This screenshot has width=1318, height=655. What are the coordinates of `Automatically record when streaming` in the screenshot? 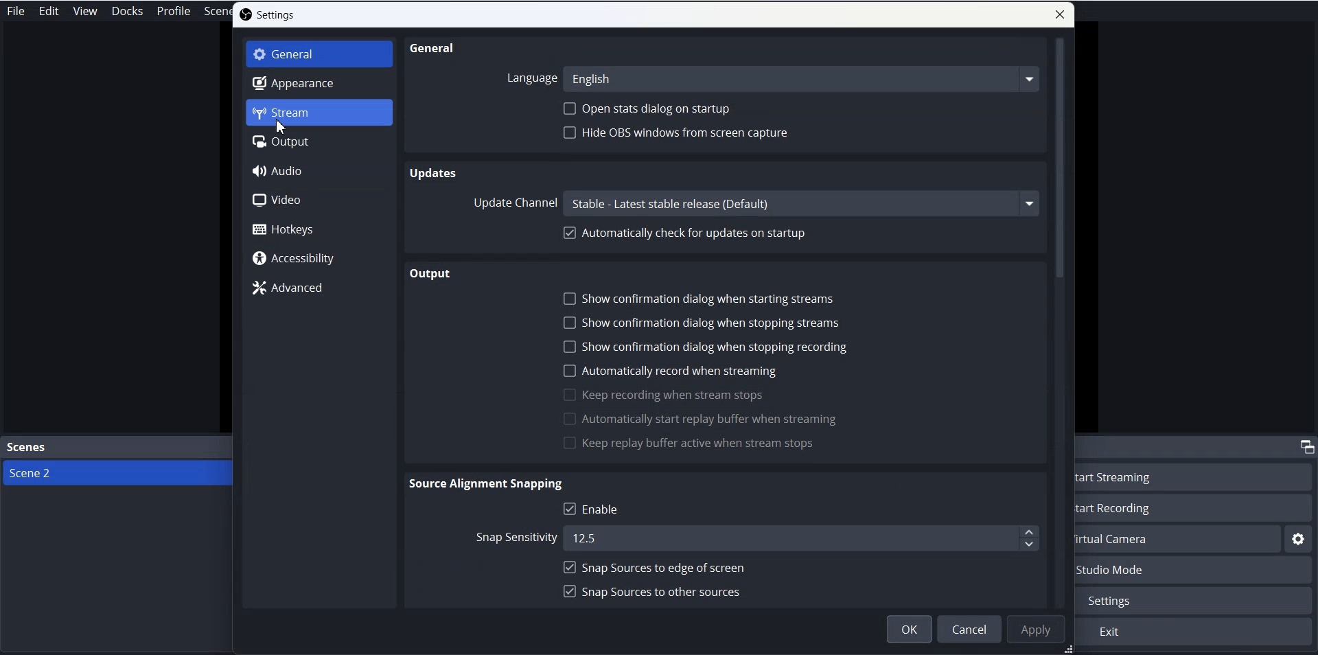 It's located at (670, 370).